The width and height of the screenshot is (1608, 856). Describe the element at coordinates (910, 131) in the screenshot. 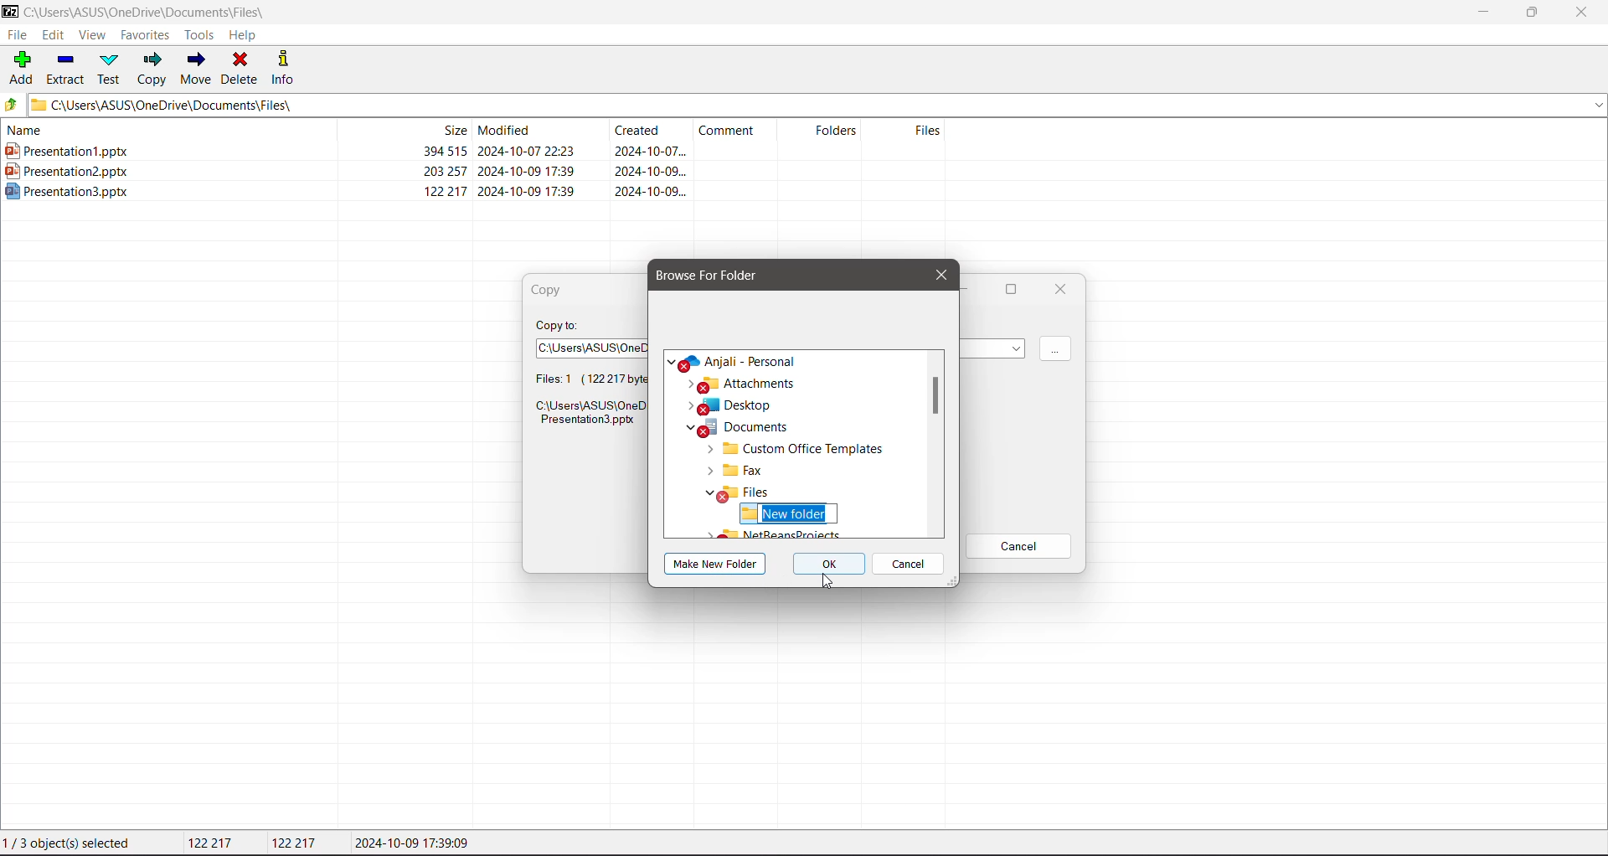

I see `Files` at that location.